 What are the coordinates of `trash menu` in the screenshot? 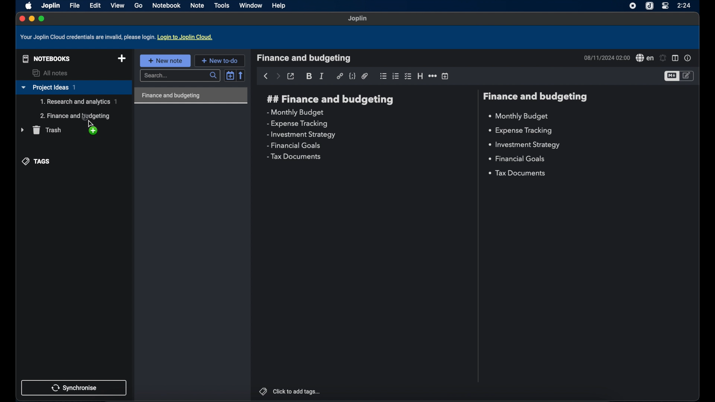 It's located at (41, 130).